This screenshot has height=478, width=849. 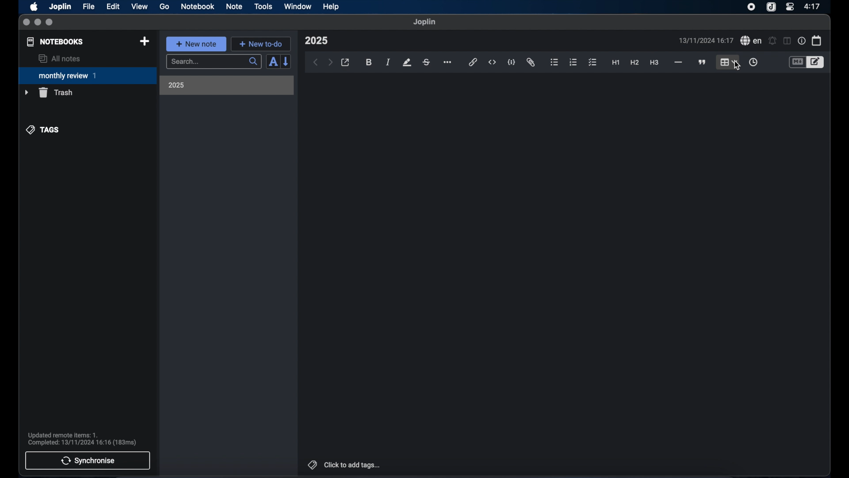 I want to click on heading 1, so click(x=616, y=63).